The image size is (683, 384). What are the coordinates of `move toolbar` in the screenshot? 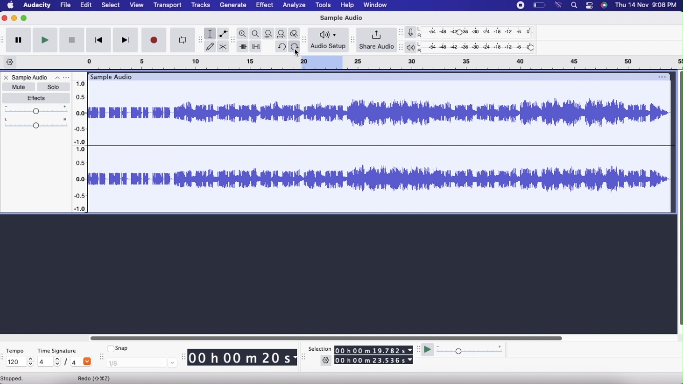 It's located at (401, 33).